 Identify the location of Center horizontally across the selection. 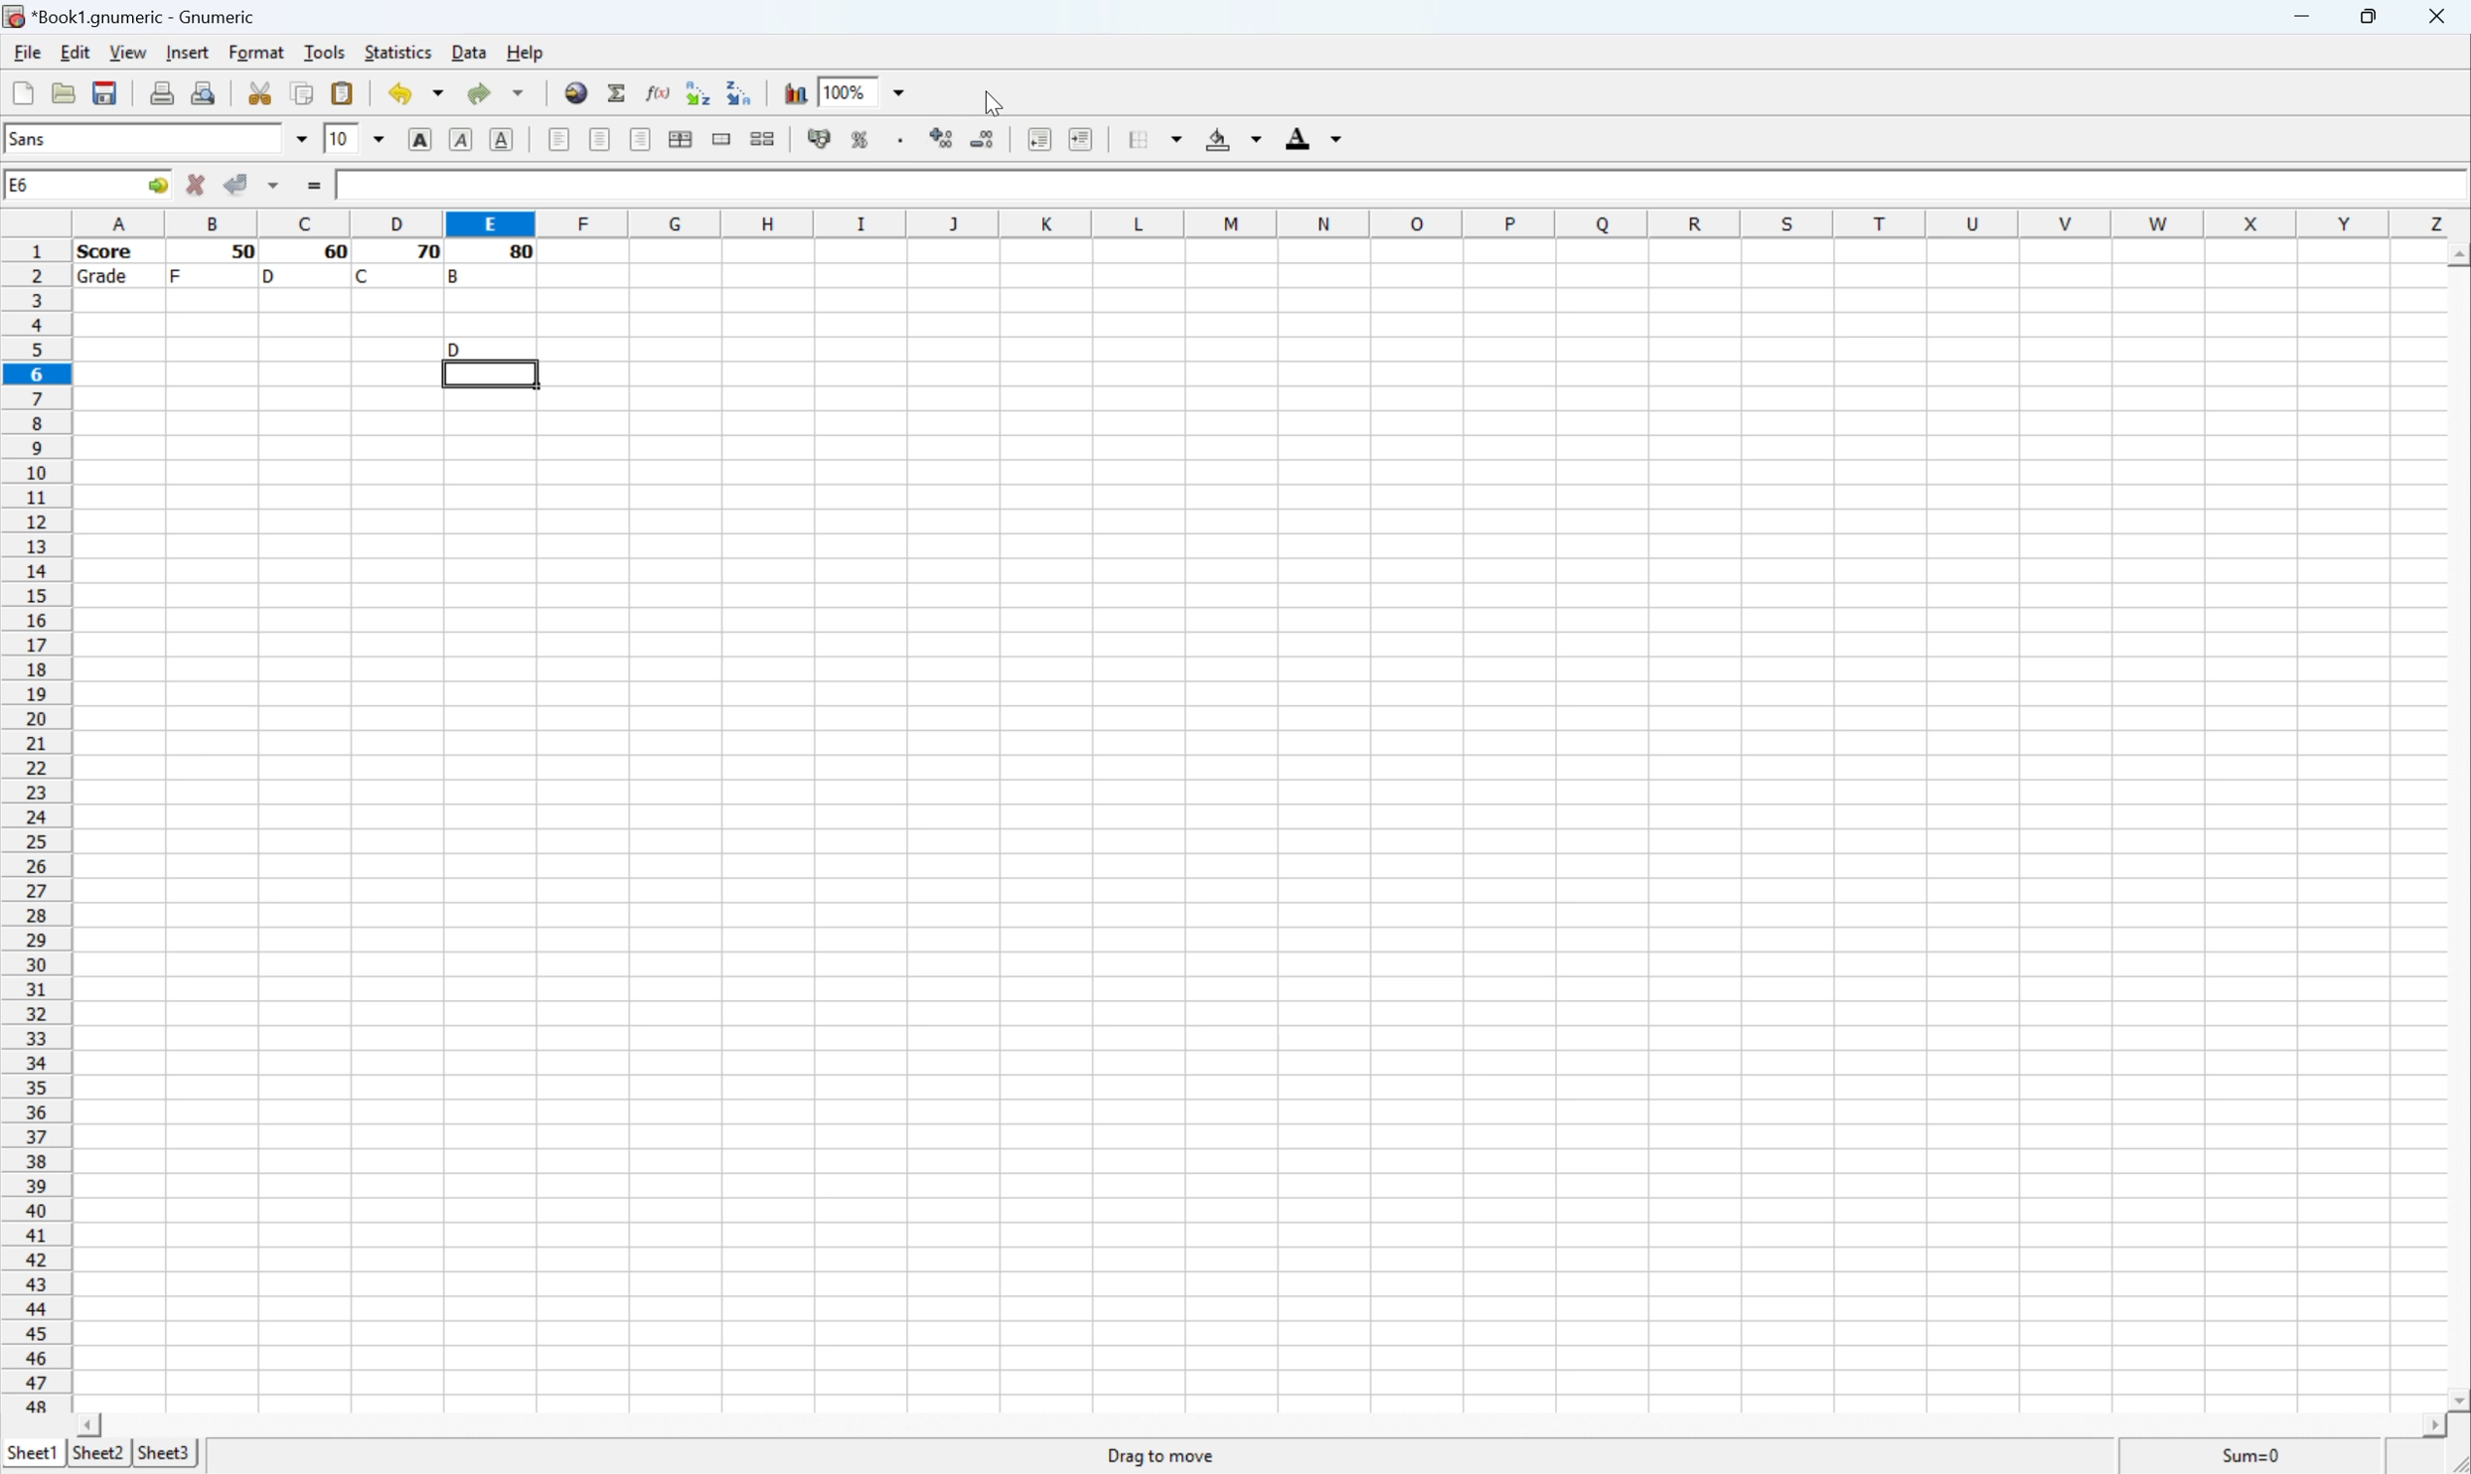
(683, 139).